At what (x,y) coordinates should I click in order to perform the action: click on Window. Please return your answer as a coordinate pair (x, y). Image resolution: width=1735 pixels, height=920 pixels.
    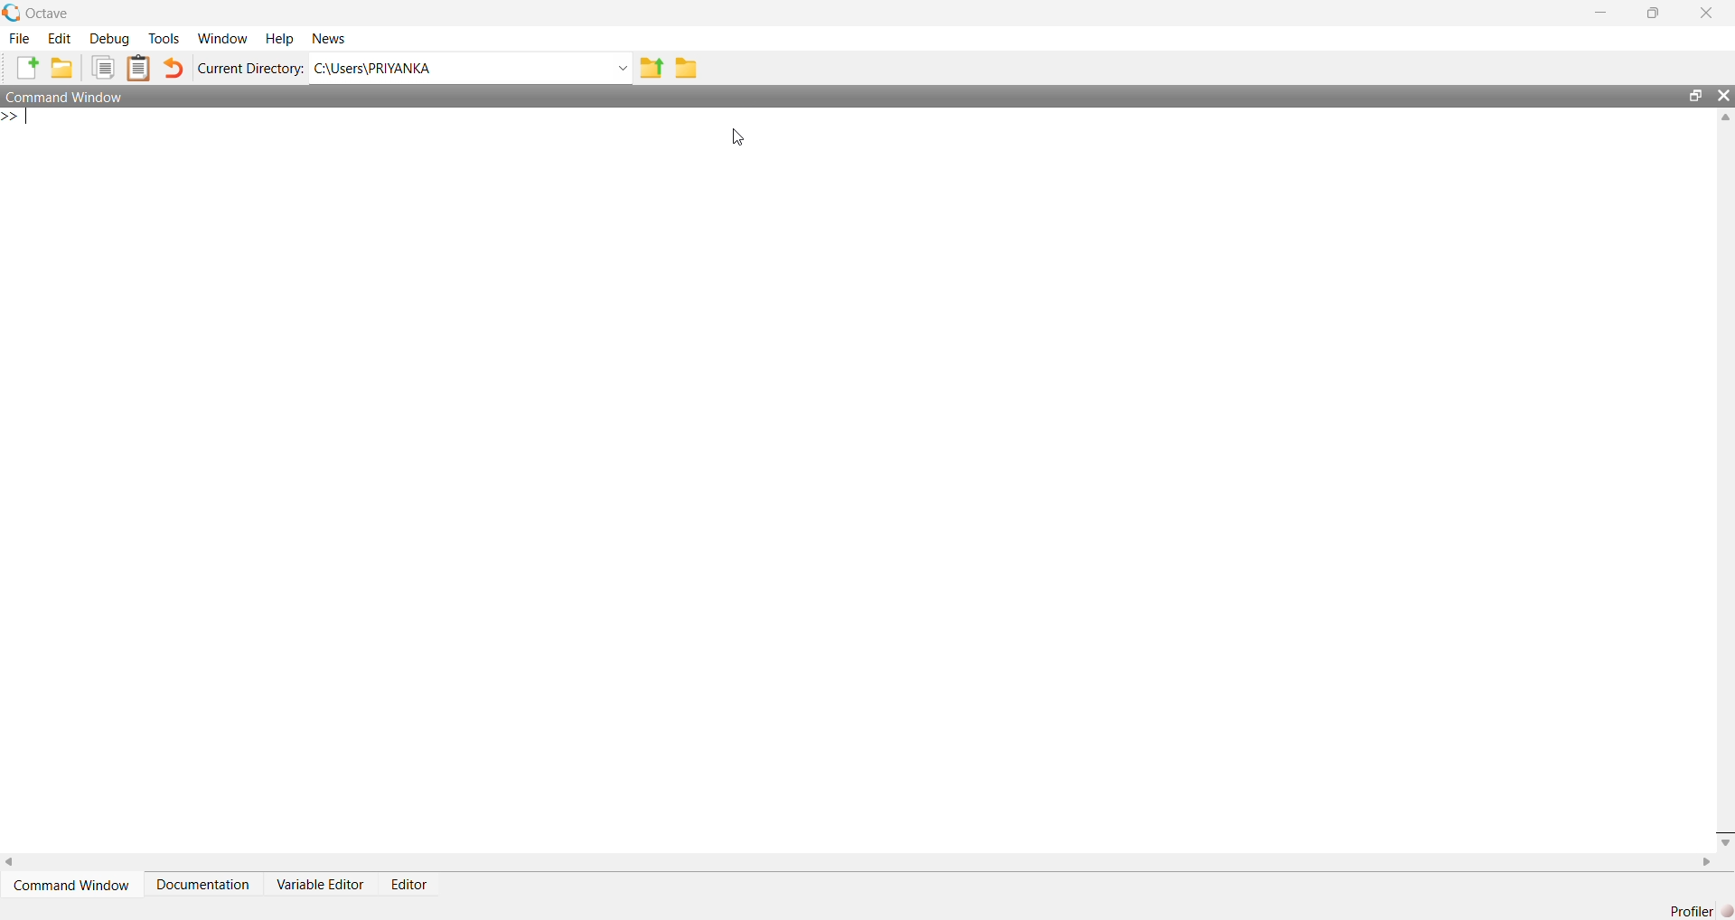
    Looking at the image, I should click on (222, 37).